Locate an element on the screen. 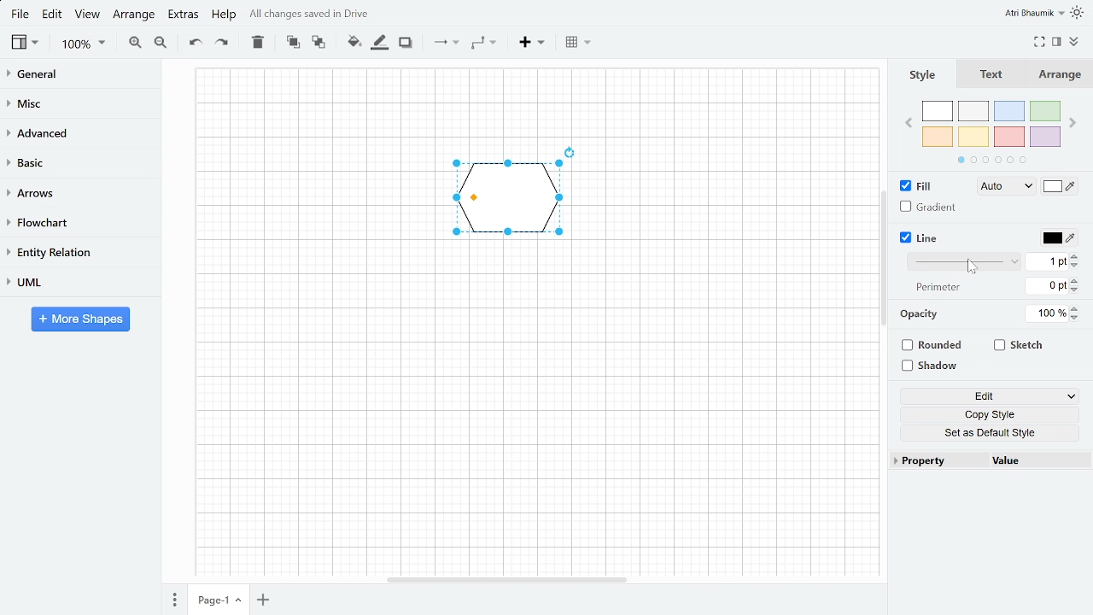   Entity relation is located at coordinates (76, 252).